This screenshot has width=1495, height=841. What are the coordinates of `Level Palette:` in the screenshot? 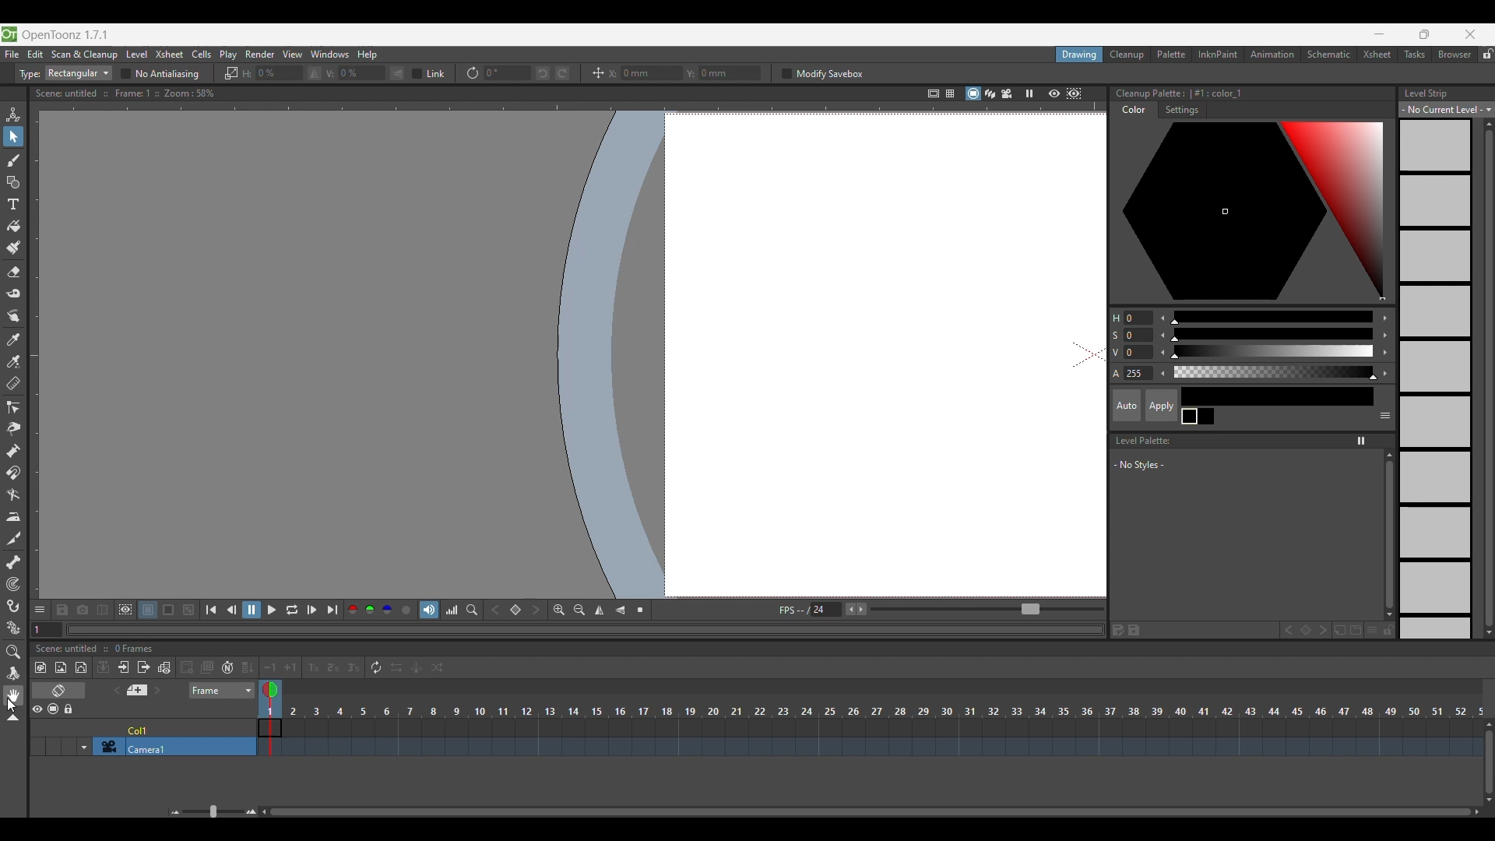 It's located at (1146, 440).